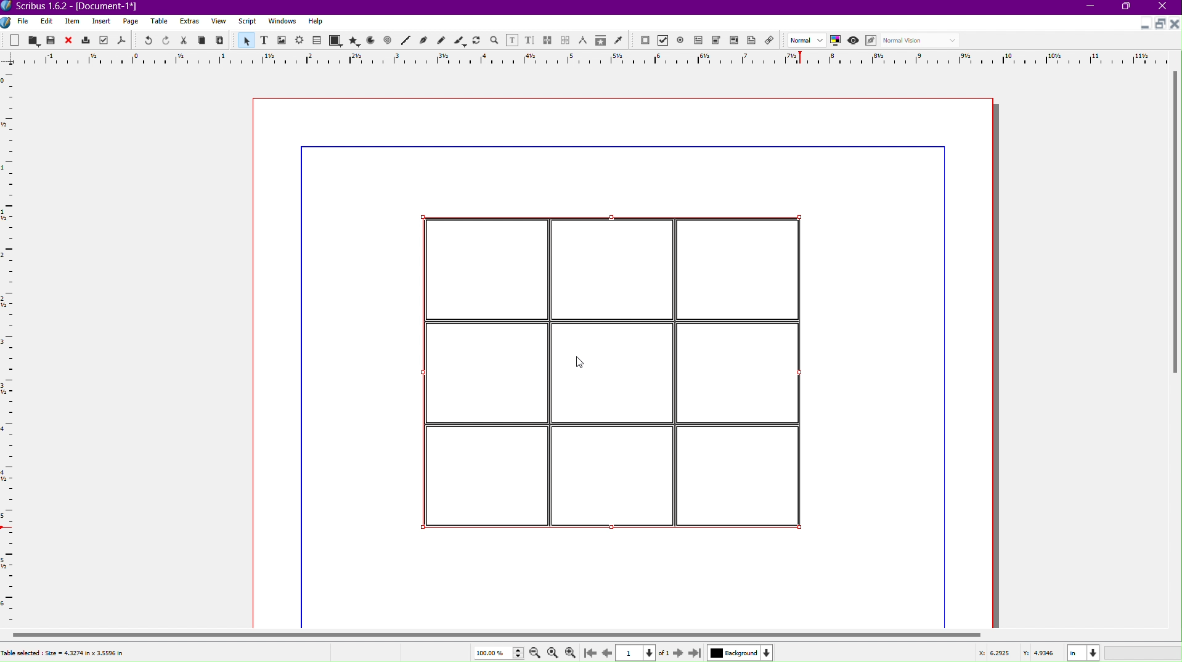 Image resolution: width=1182 pixels, height=662 pixels. I want to click on Freehand Line, so click(441, 40).